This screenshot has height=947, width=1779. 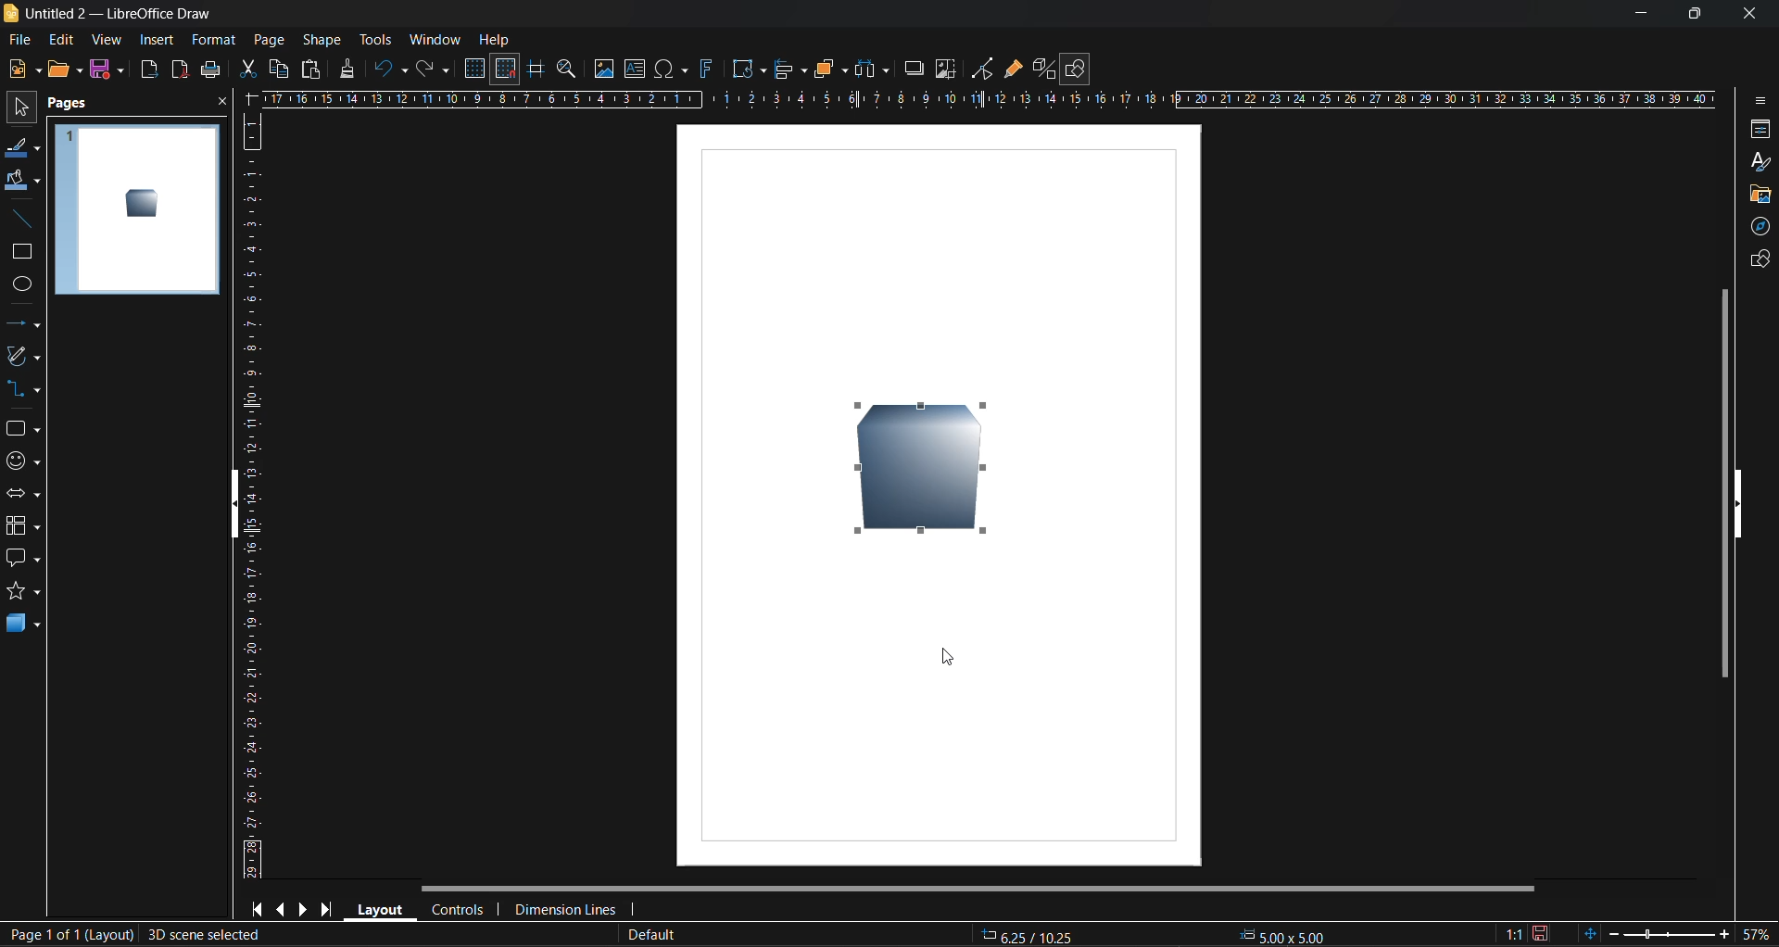 I want to click on gallery, so click(x=1760, y=195).